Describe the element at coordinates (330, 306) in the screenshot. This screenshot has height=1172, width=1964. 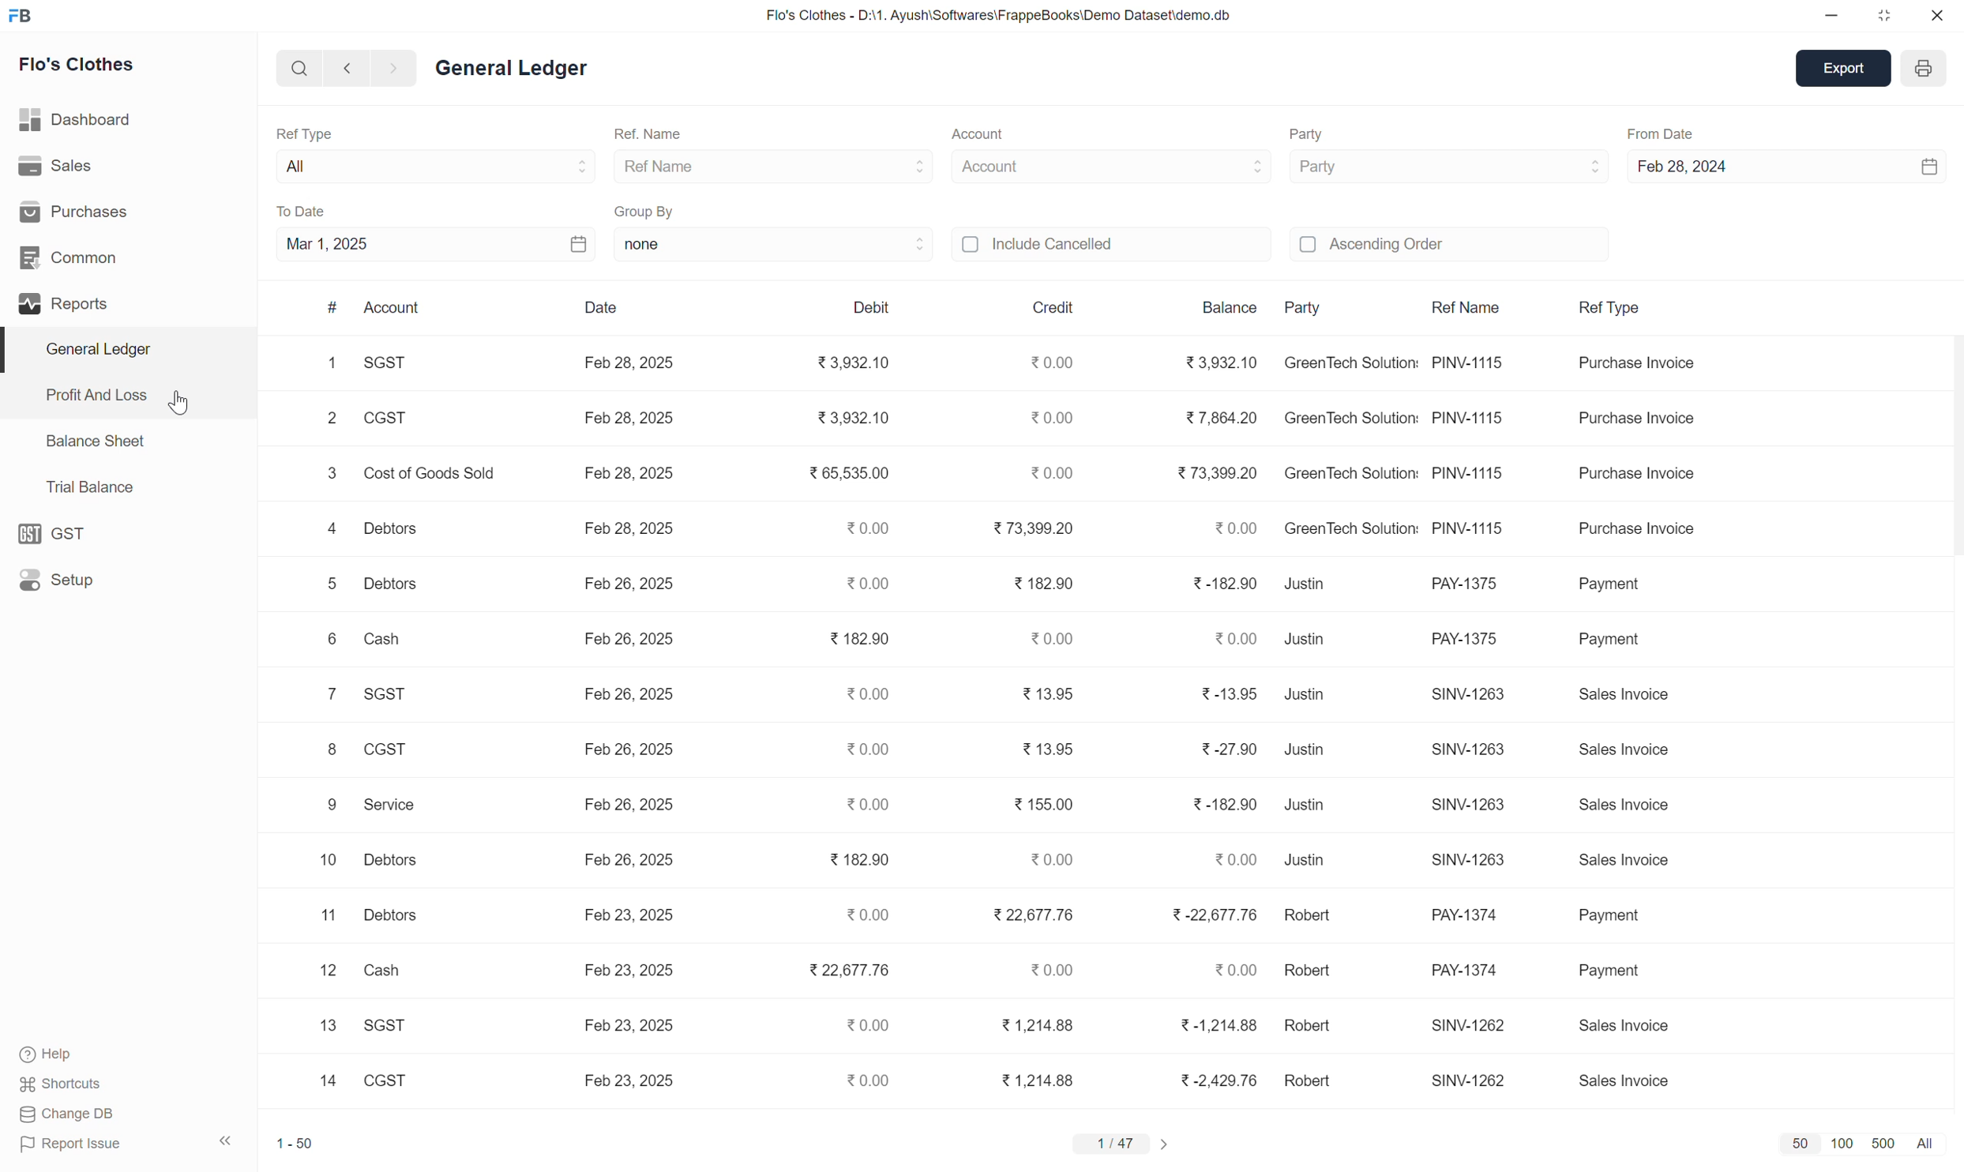
I see `#` at that location.